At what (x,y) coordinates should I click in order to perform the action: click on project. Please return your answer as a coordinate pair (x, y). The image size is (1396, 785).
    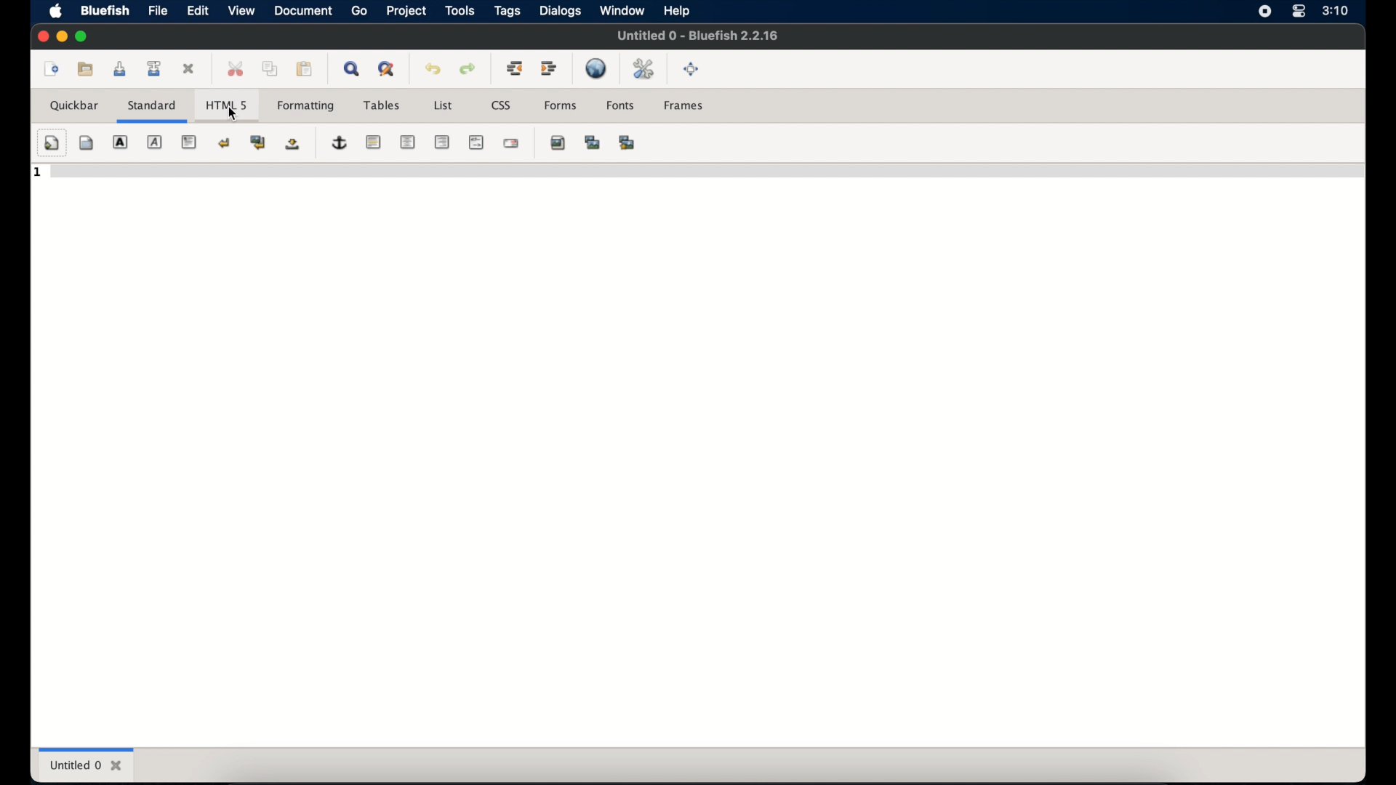
    Looking at the image, I should click on (406, 10).